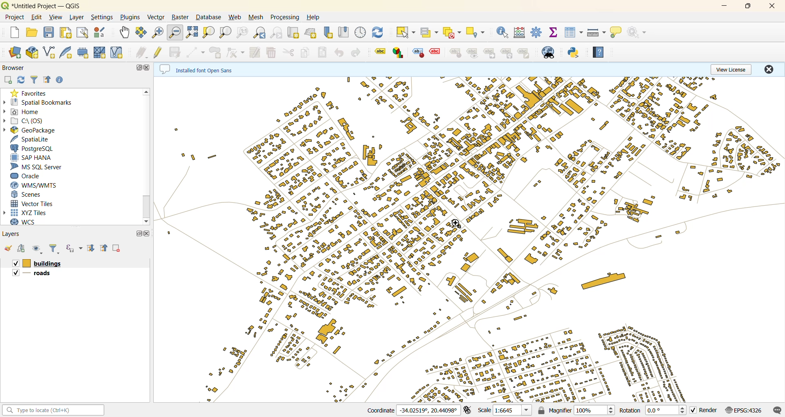  Describe the element at coordinates (103, 18) in the screenshot. I see `settings` at that location.